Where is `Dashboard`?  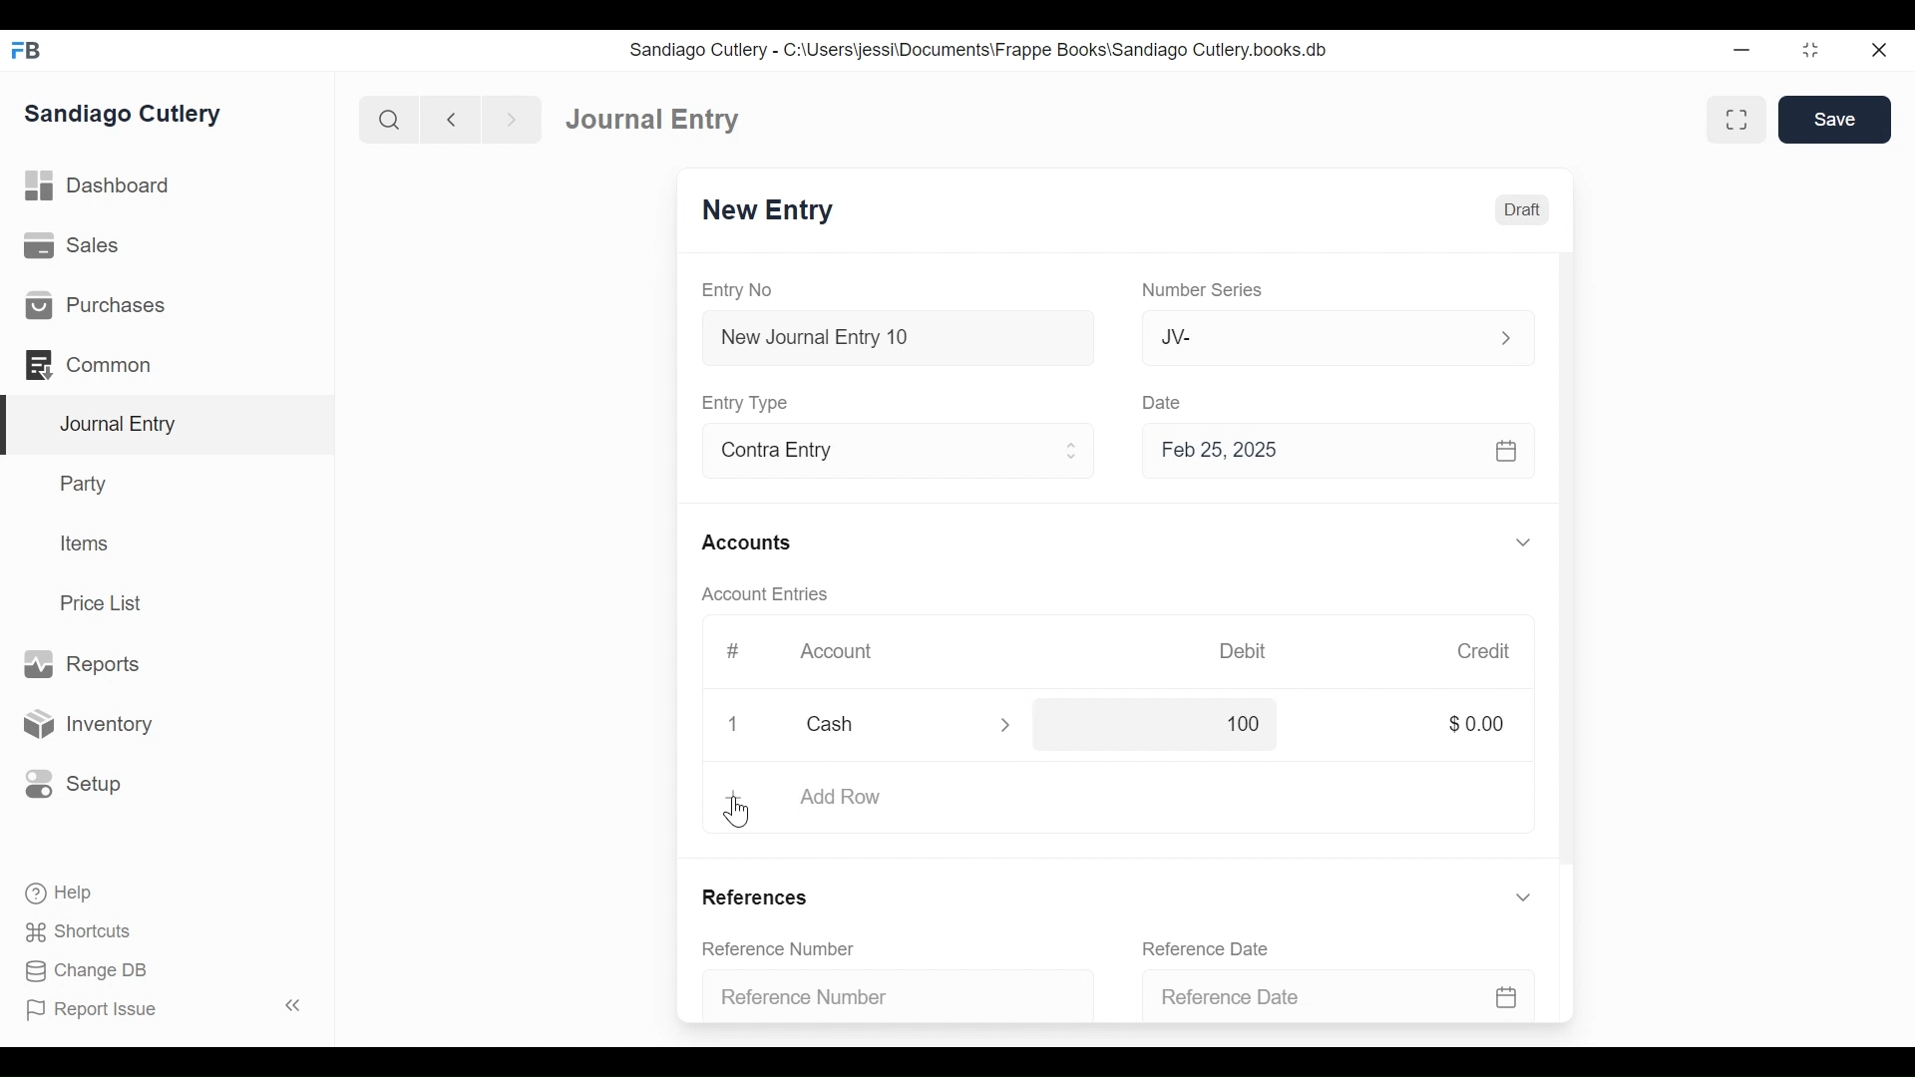
Dashboard is located at coordinates (105, 188).